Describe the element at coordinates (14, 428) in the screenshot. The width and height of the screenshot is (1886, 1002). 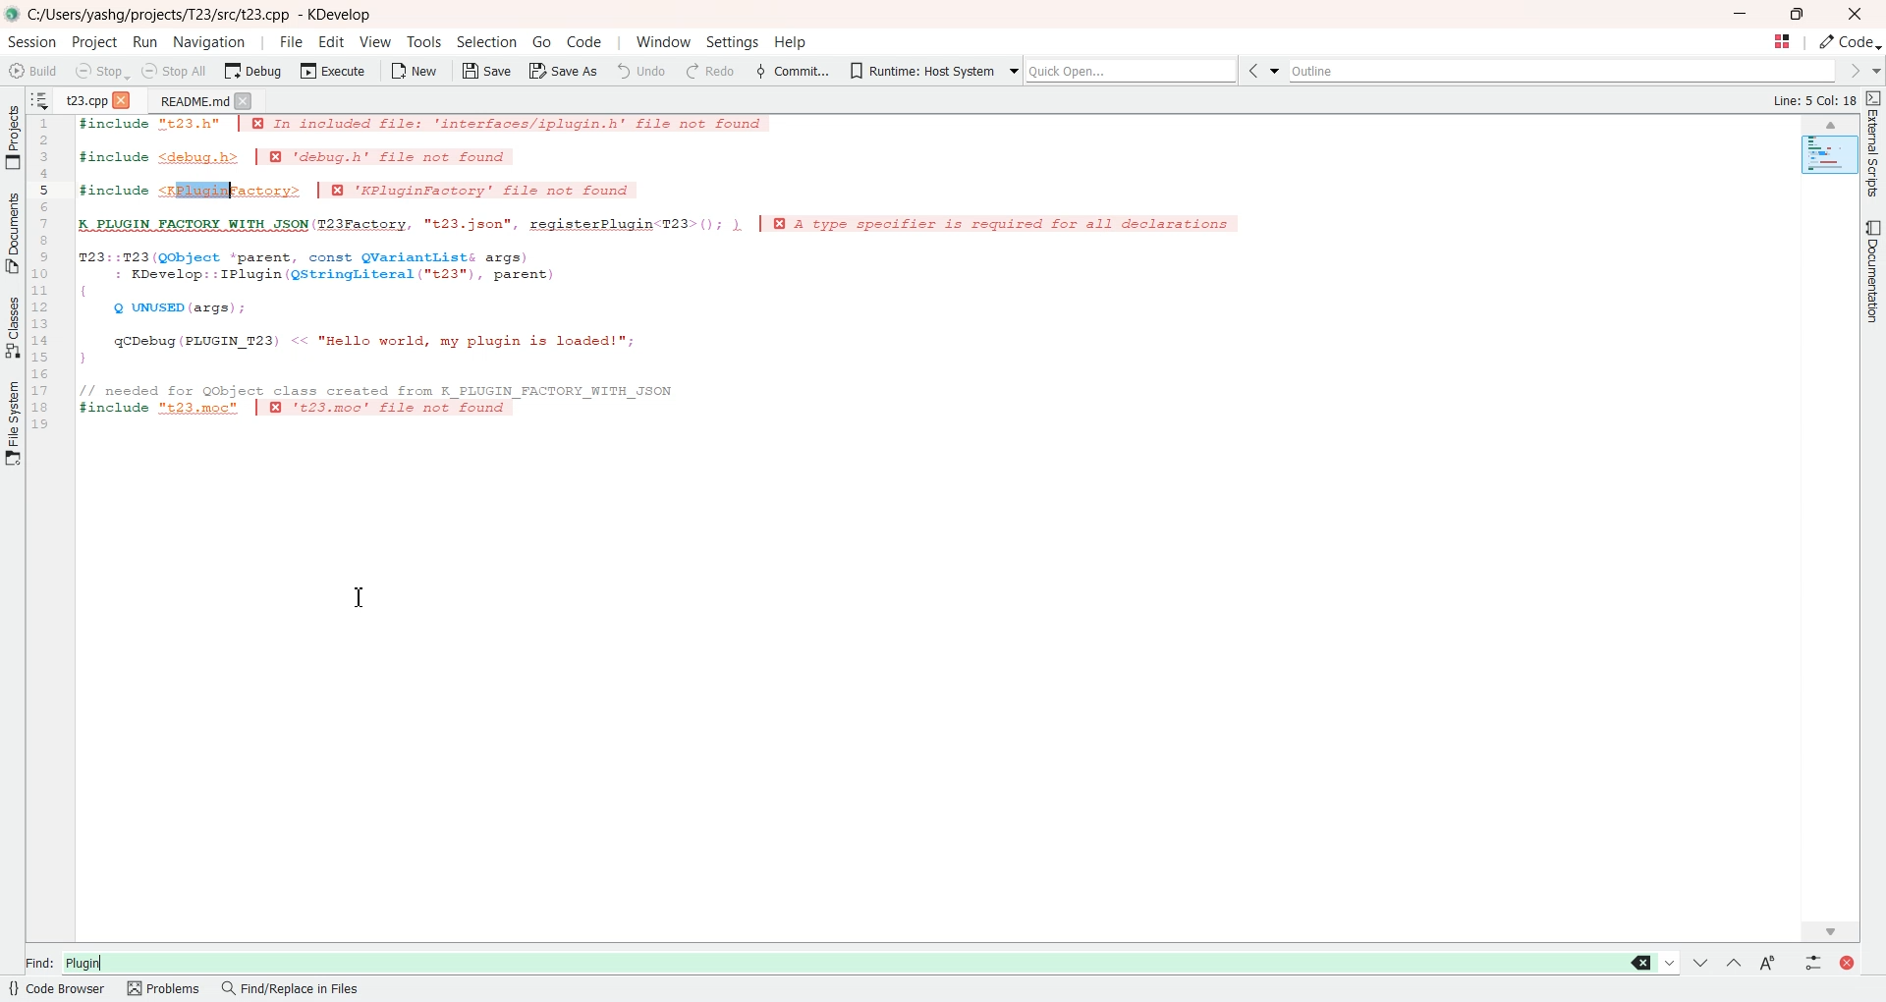
I see `File system` at that location.